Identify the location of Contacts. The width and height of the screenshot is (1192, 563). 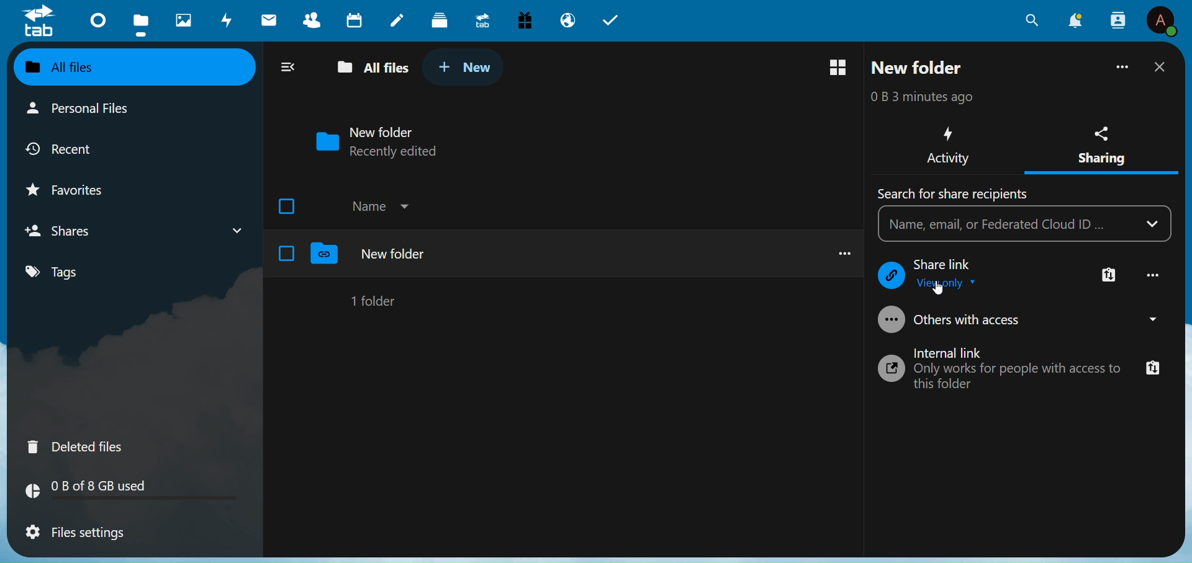
(314, 20).